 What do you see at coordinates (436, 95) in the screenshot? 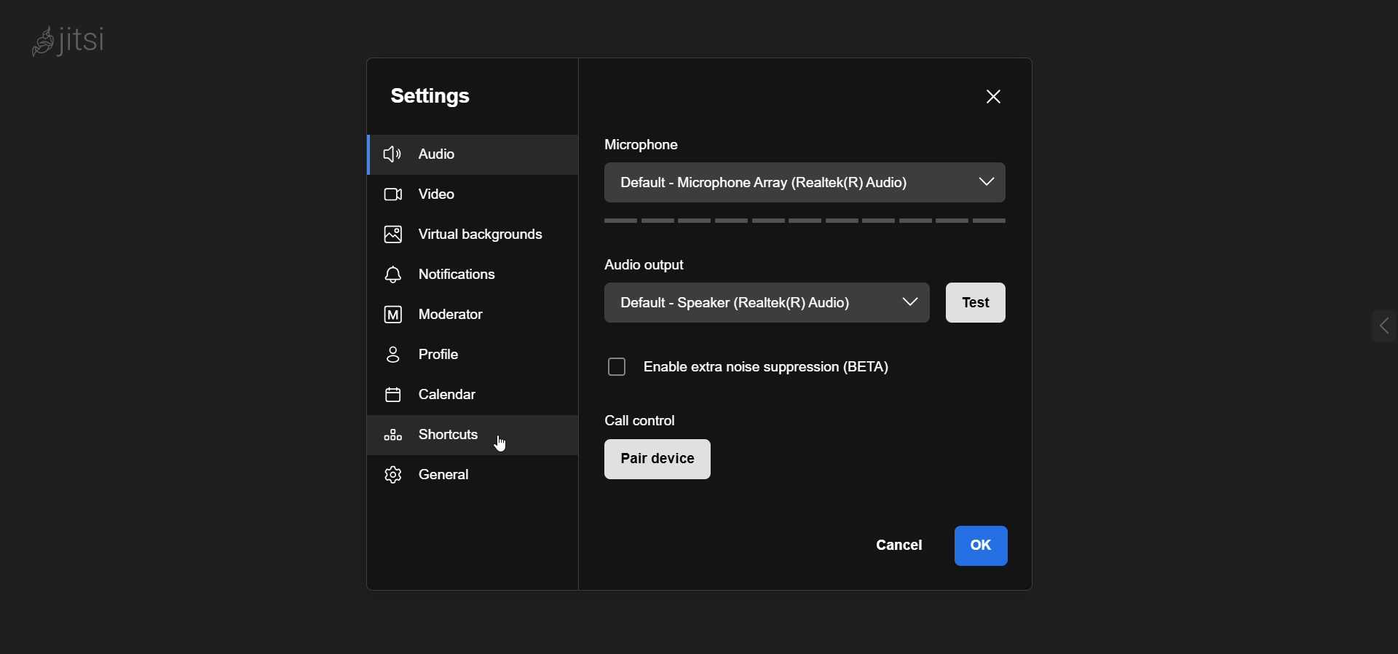
I see `setting` at bounding box center [436, 95].